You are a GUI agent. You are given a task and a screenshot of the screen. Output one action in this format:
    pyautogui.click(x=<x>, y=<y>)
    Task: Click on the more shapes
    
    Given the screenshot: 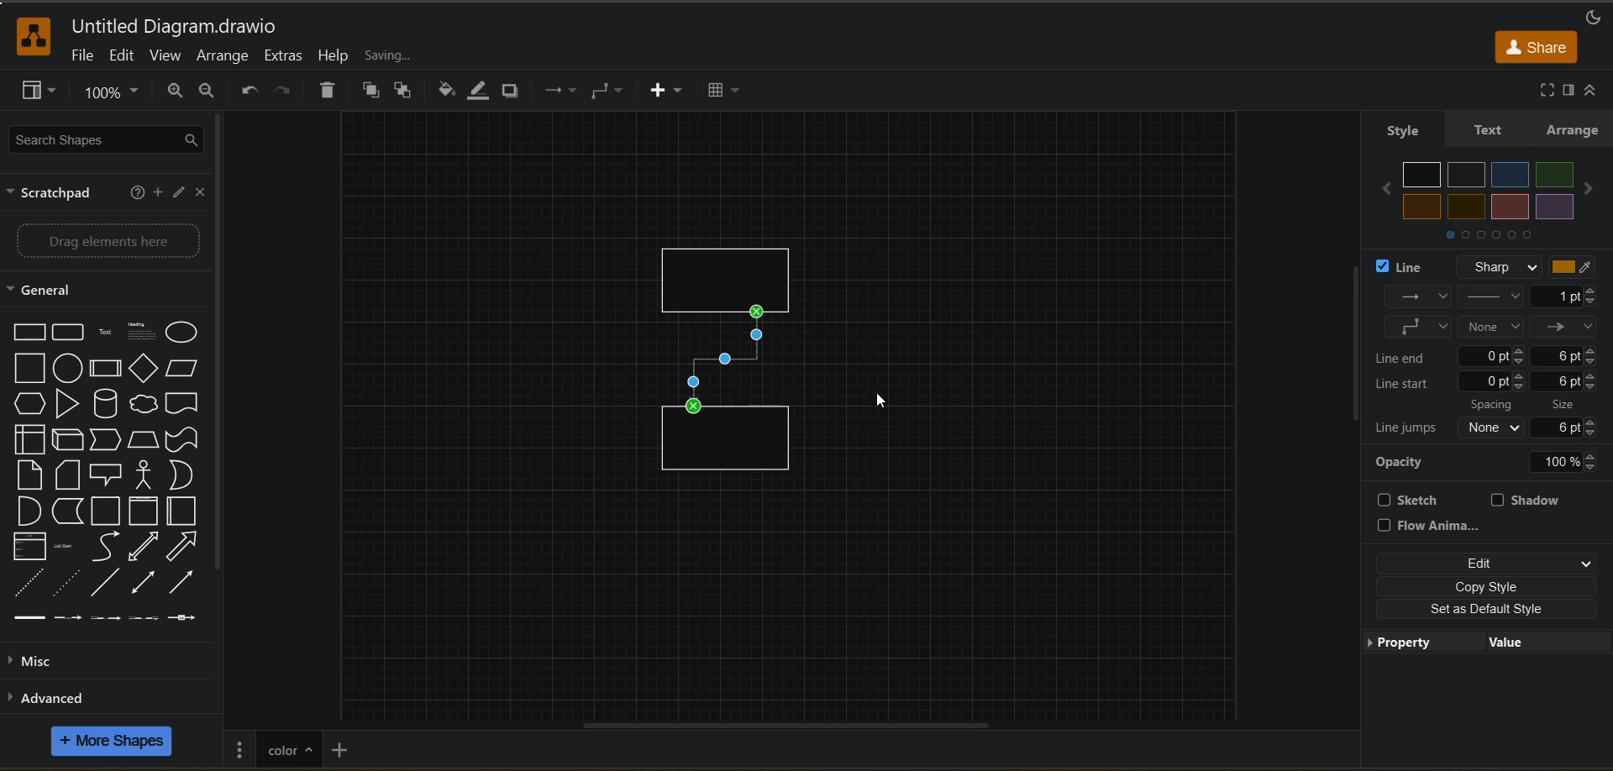 What is the action you would take?
    pyautogui.click(x=114, y=743)
    